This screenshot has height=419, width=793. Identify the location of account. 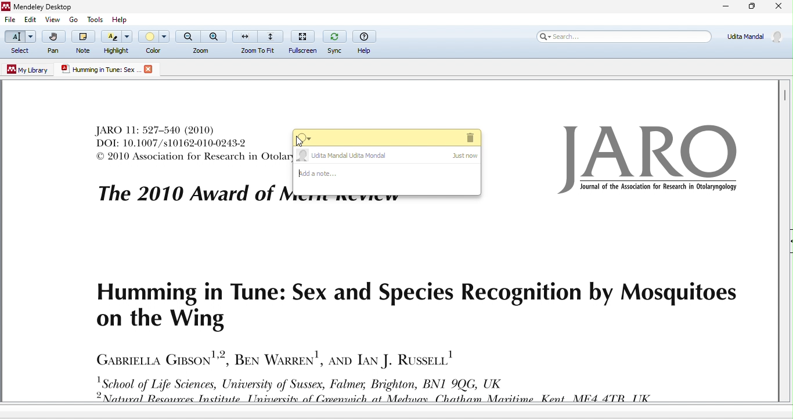
(753, 38).